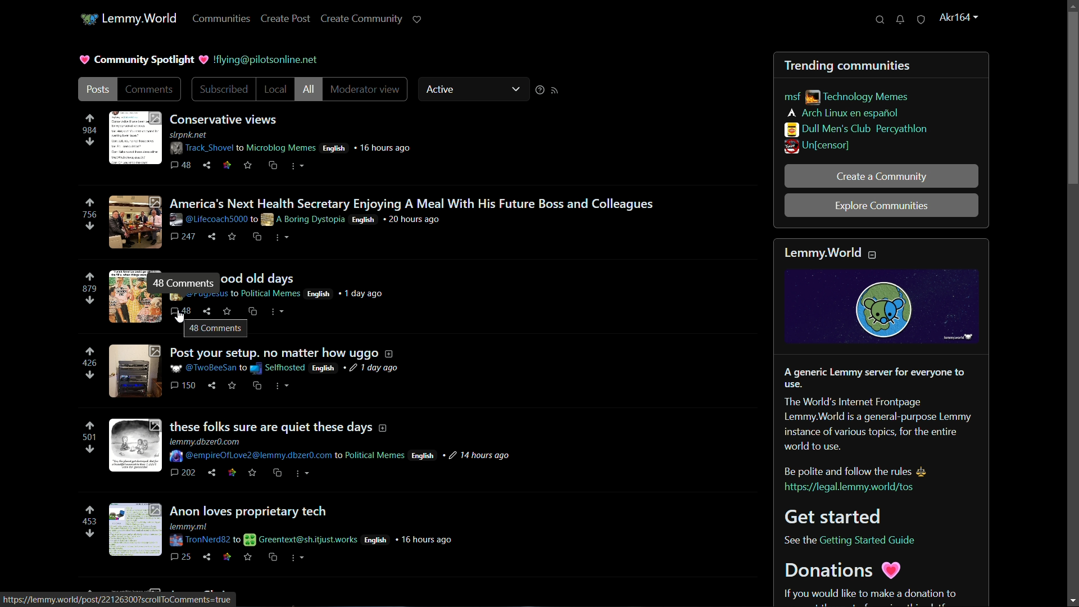 Image resolution: width=1079 pixels, height=607 pixels. I want to click on language, so click(318, 293).